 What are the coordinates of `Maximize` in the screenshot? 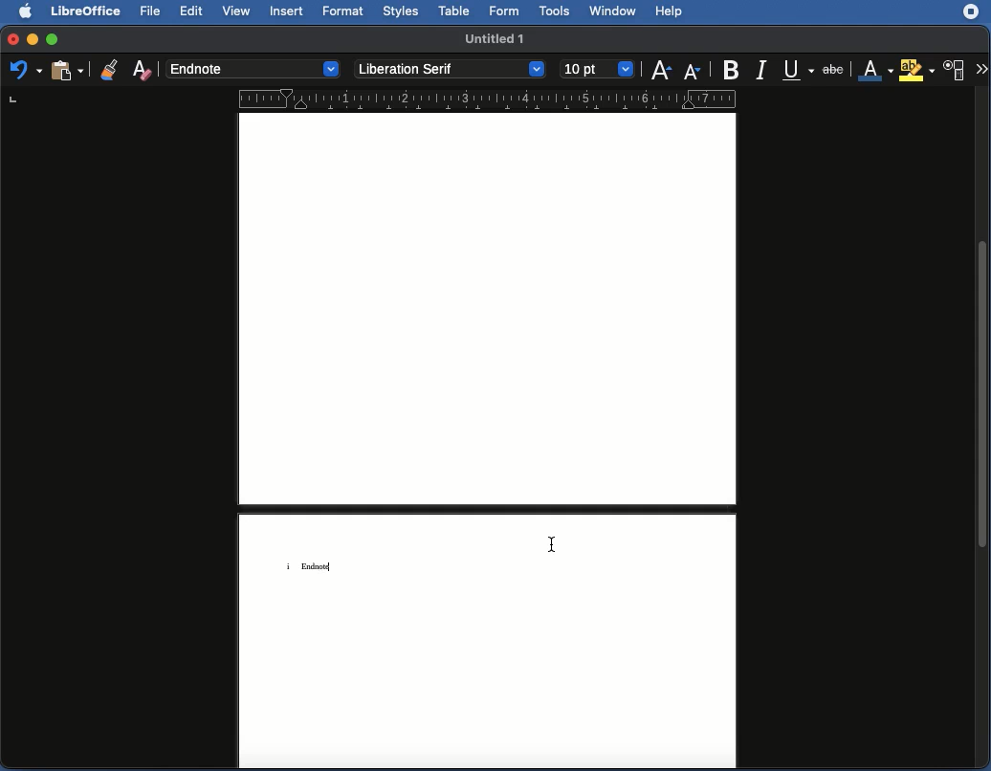 It's located at (52, 37).